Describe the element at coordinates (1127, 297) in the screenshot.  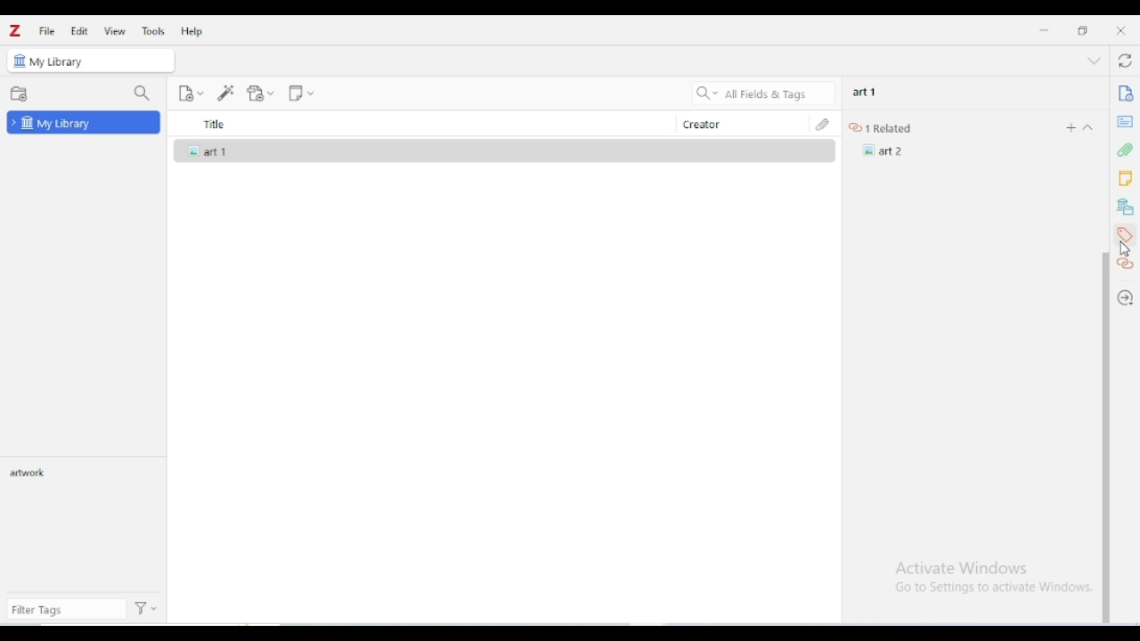
I see `locate` at that location.